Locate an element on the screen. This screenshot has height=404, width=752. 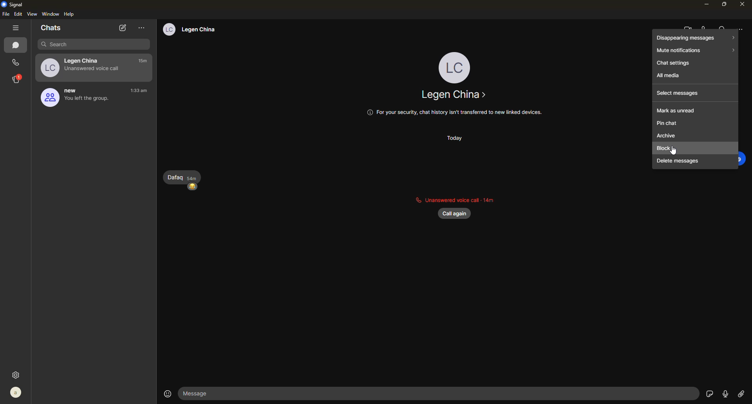
disappearing messages is located at coordinates (696, 37).